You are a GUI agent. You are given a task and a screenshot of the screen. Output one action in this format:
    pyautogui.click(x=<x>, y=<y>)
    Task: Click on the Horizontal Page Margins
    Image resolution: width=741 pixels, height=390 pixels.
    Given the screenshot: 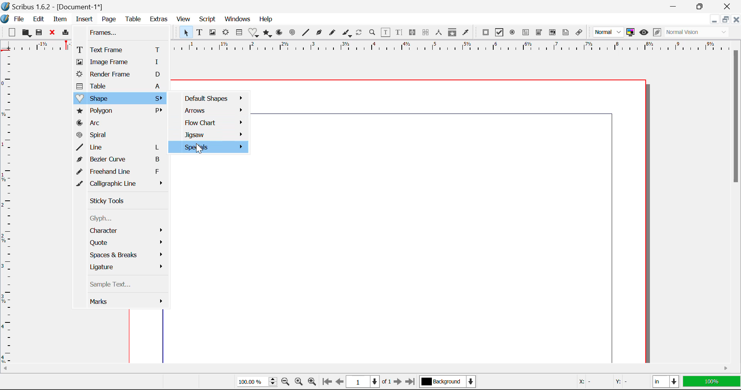 What is the action you would take?
    pyautogui.click(x=7, y=210)
    